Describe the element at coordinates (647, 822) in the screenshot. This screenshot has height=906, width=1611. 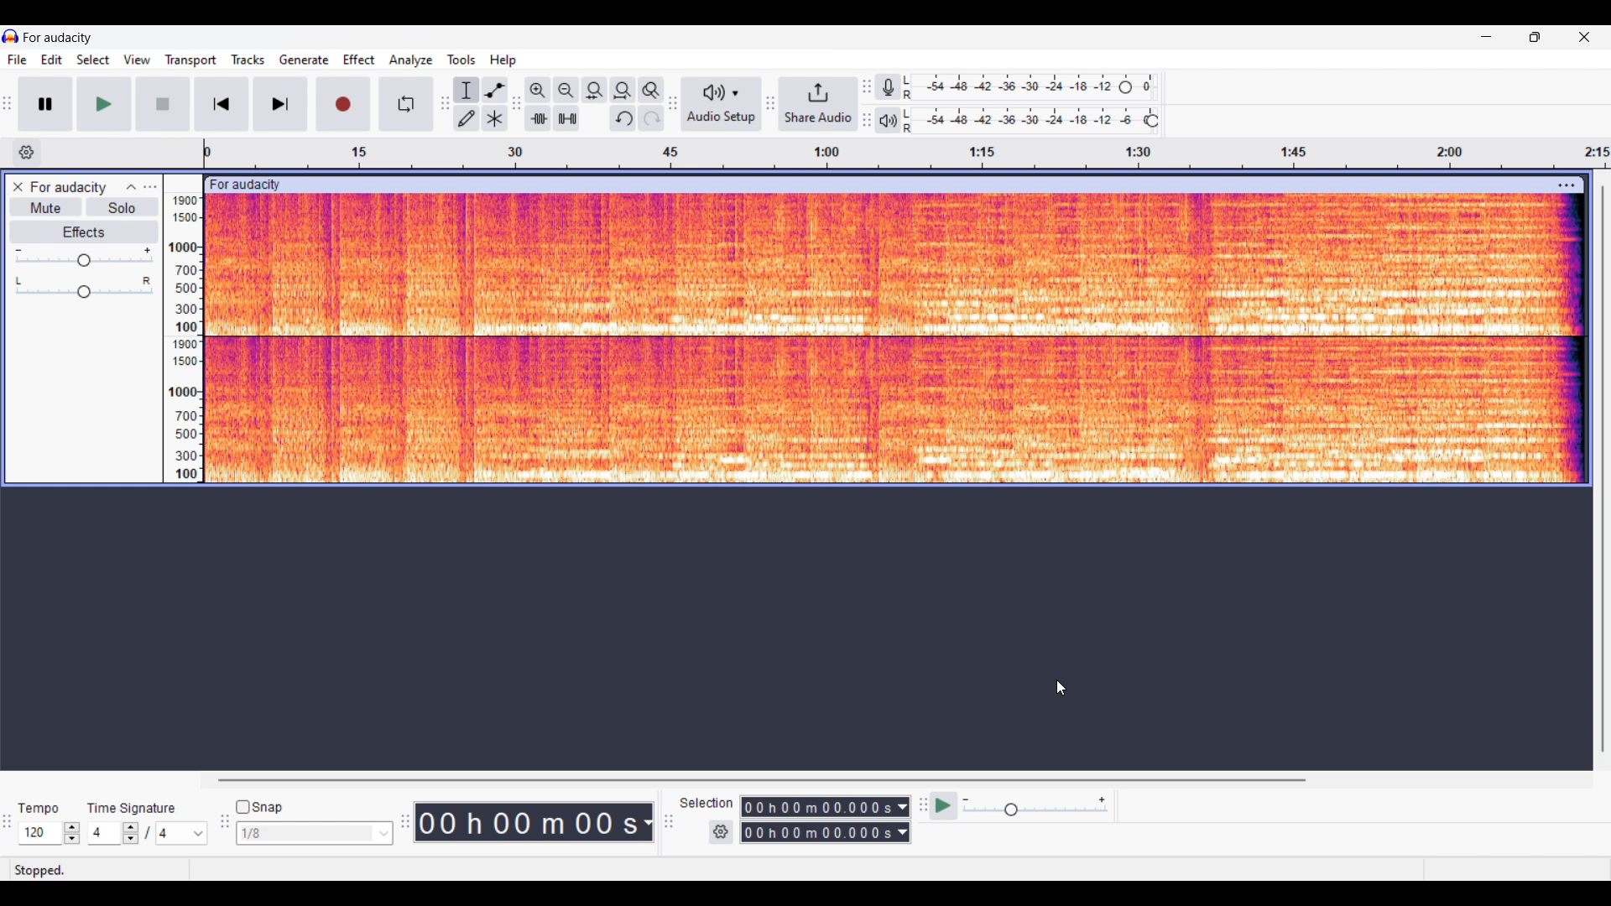
I see `Duration measurement options` at that location.